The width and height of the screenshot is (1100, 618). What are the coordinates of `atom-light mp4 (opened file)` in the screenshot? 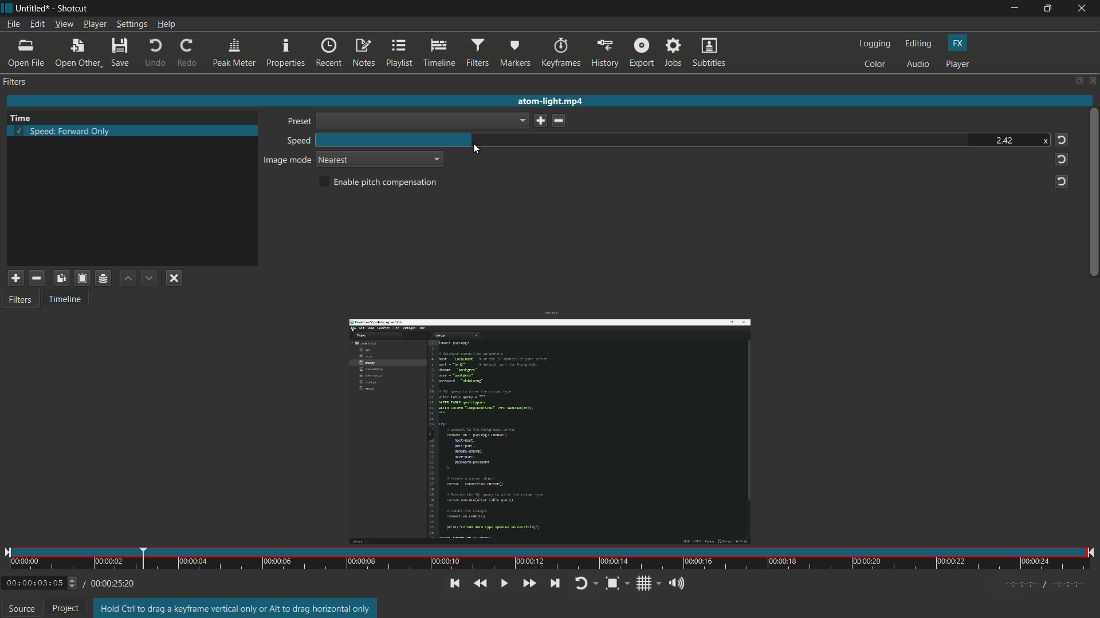 It's located at (553, 100).